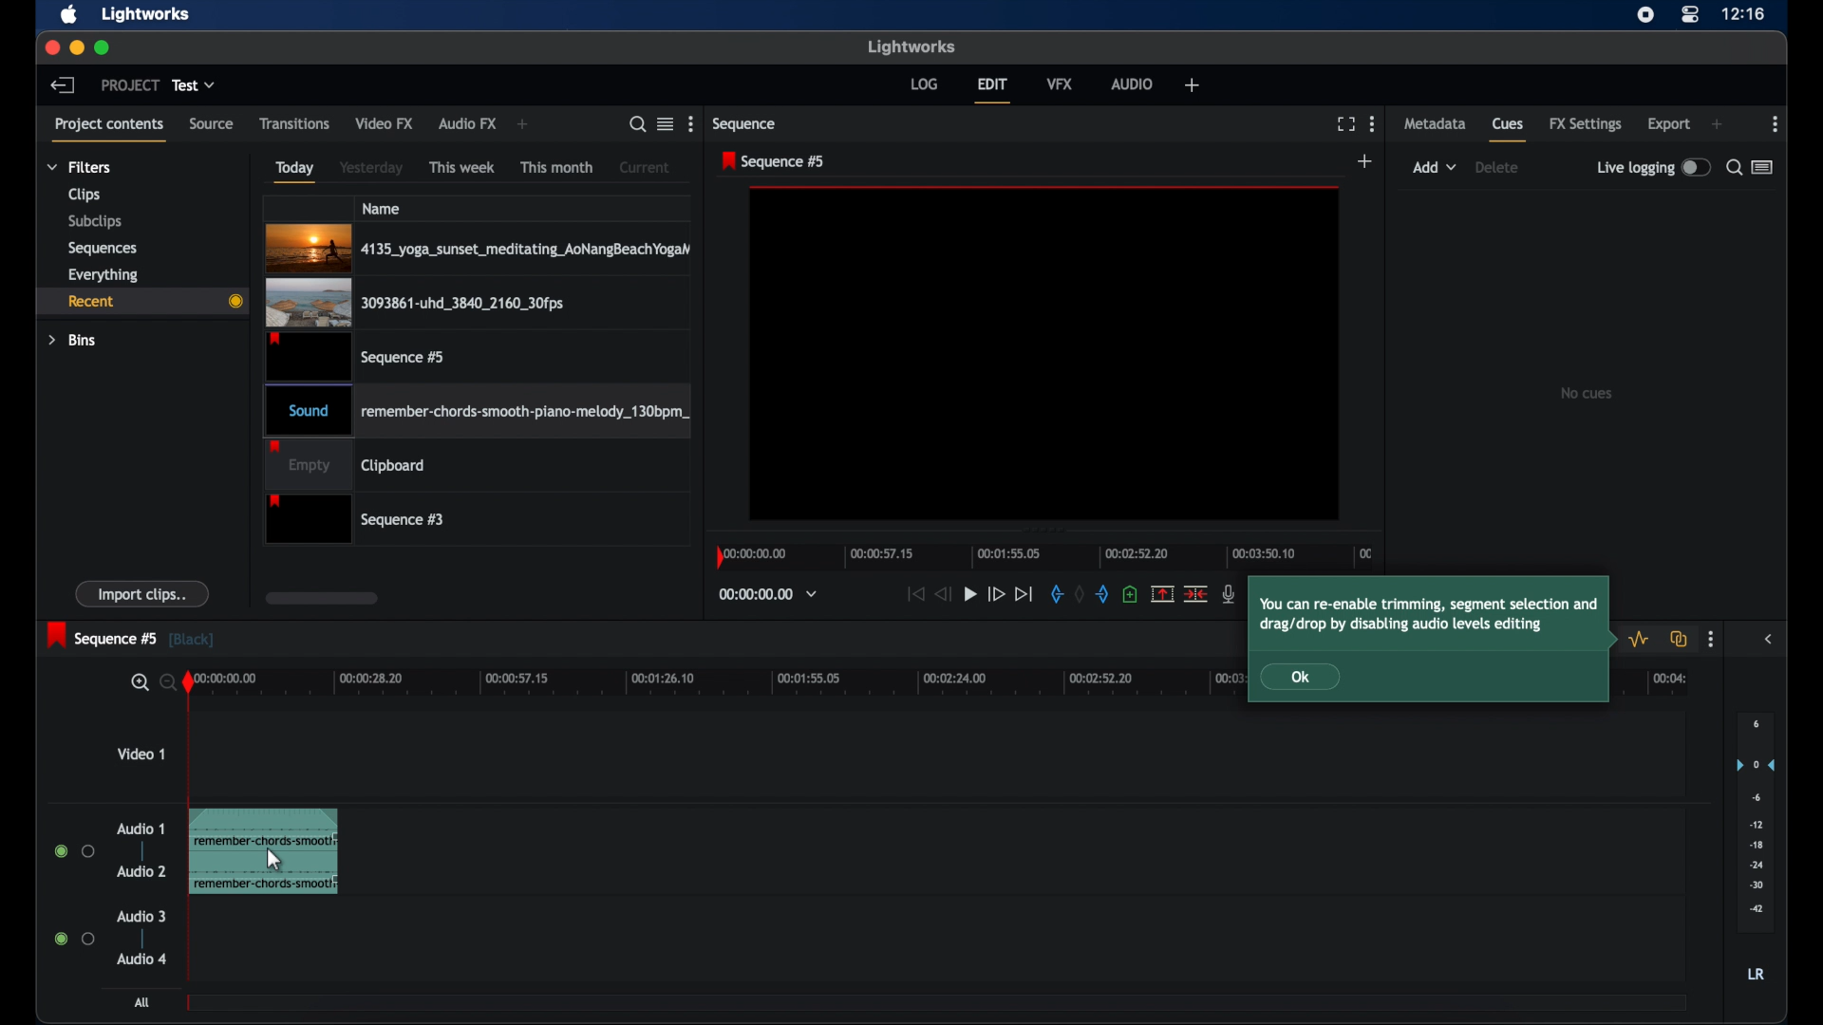  I want to click on fx settings, so click(1586, 124).